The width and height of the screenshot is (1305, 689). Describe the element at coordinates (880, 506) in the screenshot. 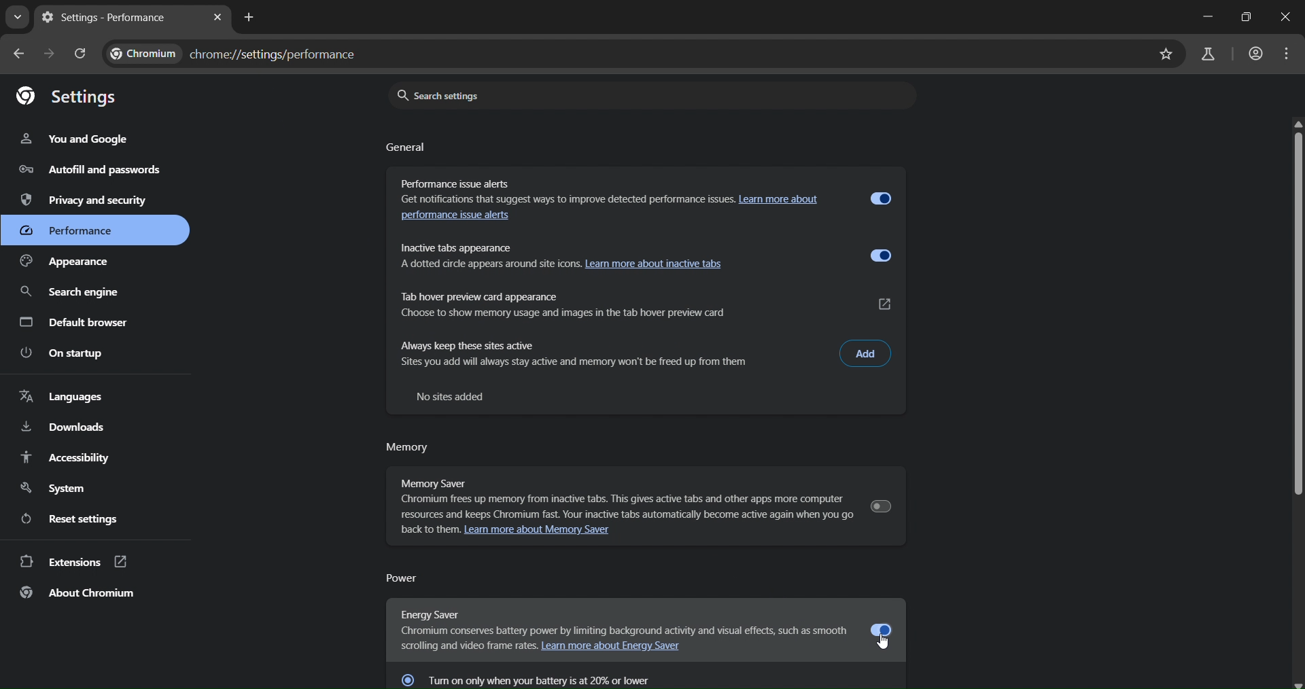

I see `toggle button` at that location.